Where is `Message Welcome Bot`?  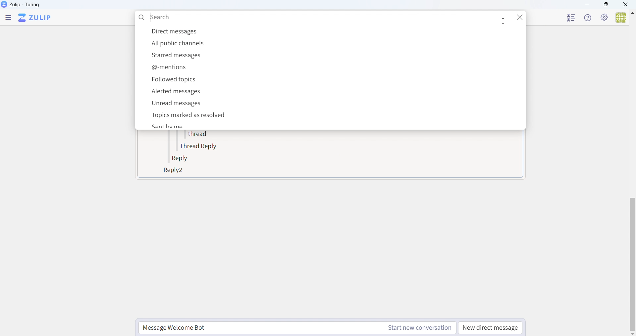 Message Welcome Bot is located at coordinates (295, 326).